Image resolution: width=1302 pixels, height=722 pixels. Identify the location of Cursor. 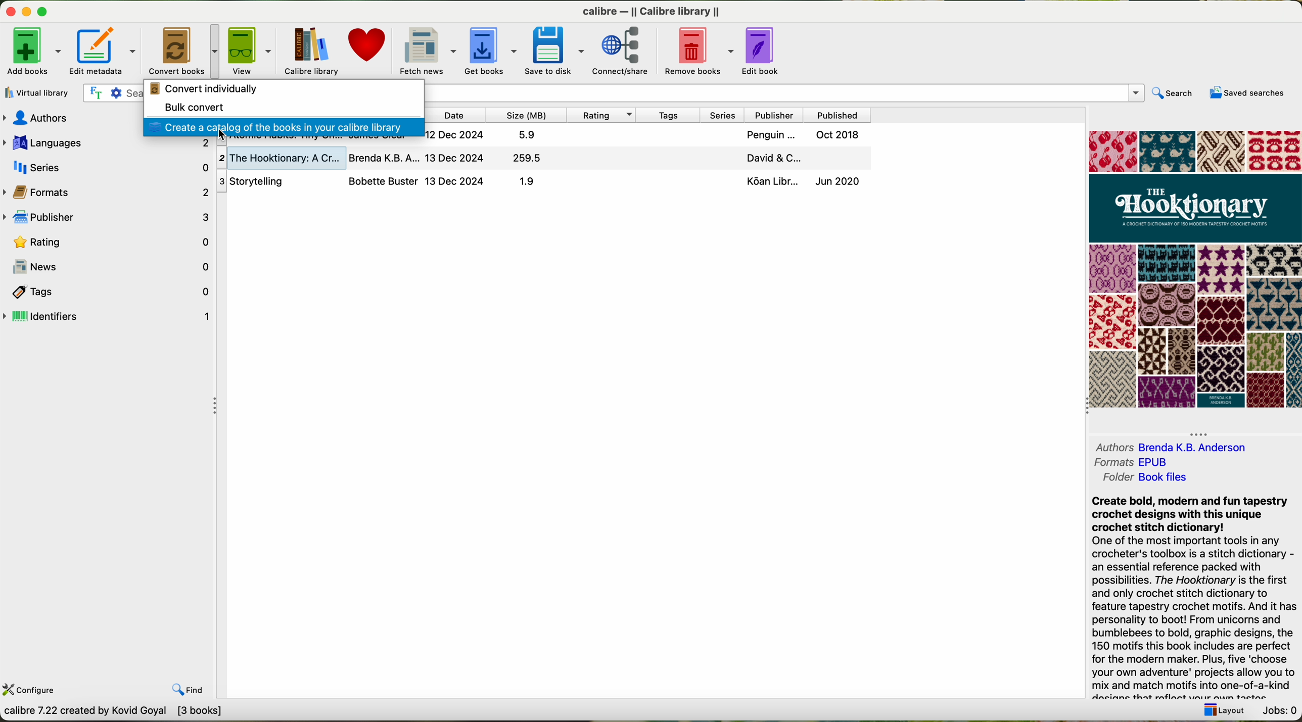
(226, 137).